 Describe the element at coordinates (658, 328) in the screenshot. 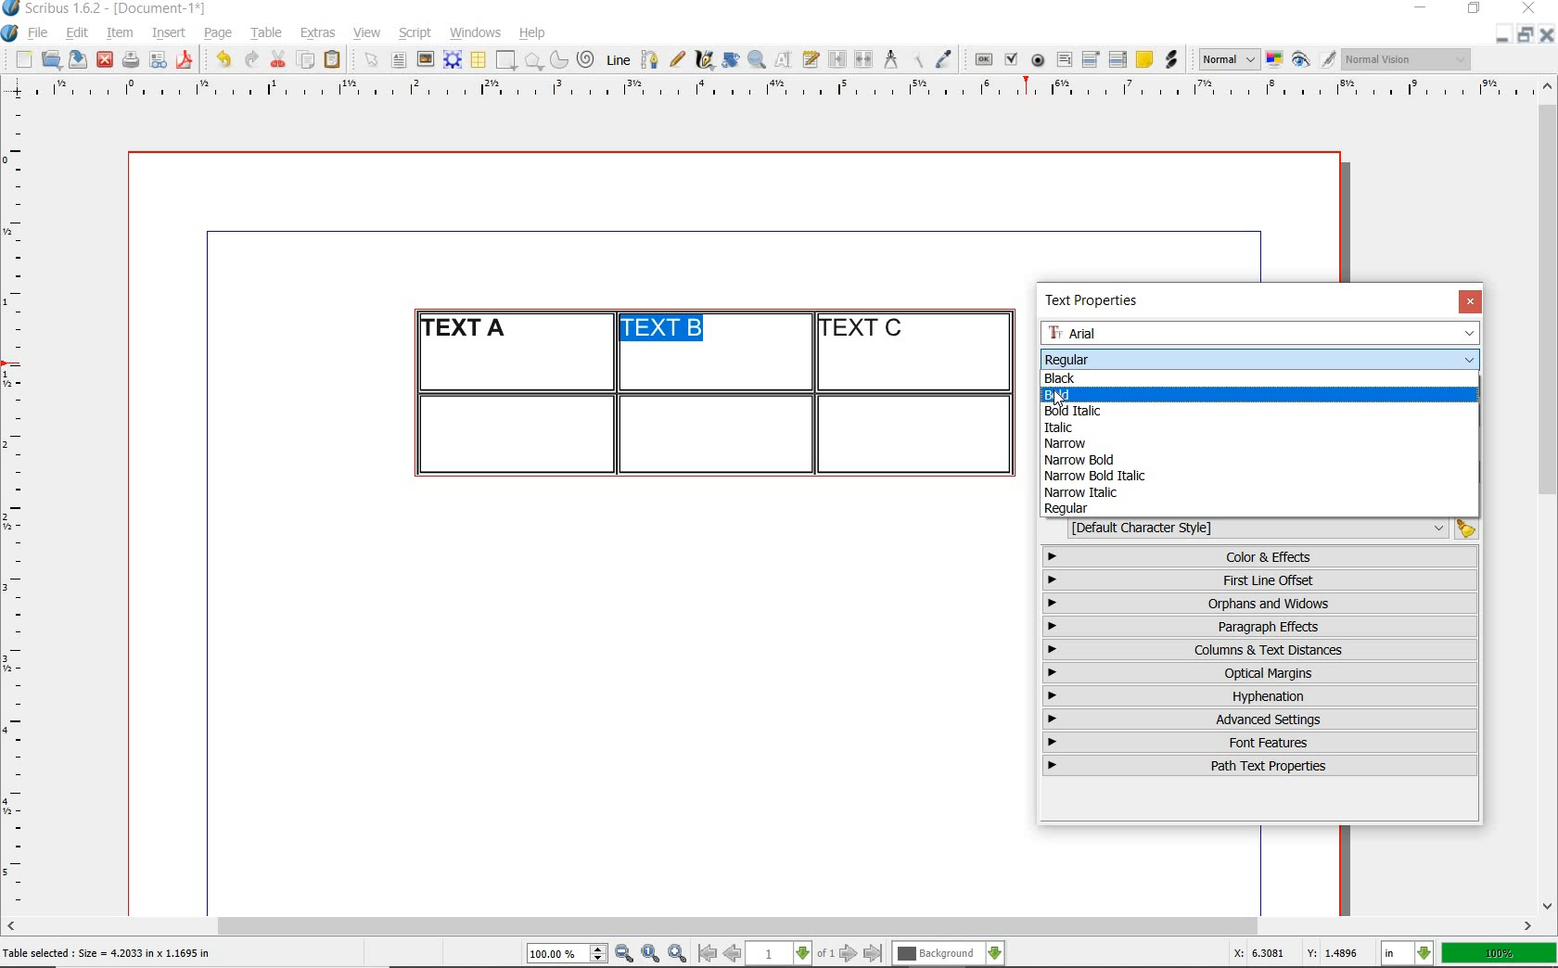

I see `text highlighted` at that location.